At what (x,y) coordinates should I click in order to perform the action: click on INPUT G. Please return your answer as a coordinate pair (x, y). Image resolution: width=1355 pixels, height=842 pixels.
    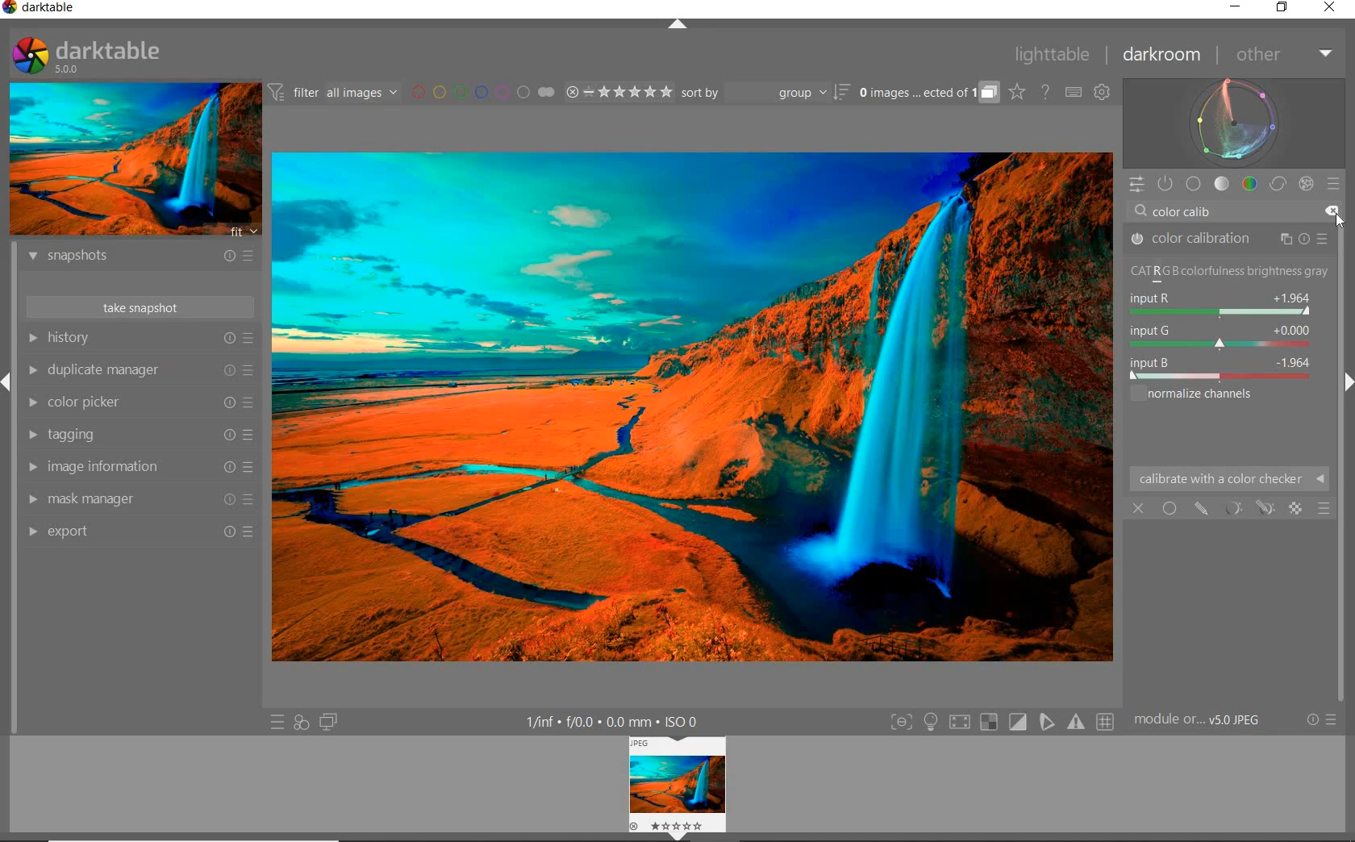
    Looking at the image, I should click on (1217, 336).